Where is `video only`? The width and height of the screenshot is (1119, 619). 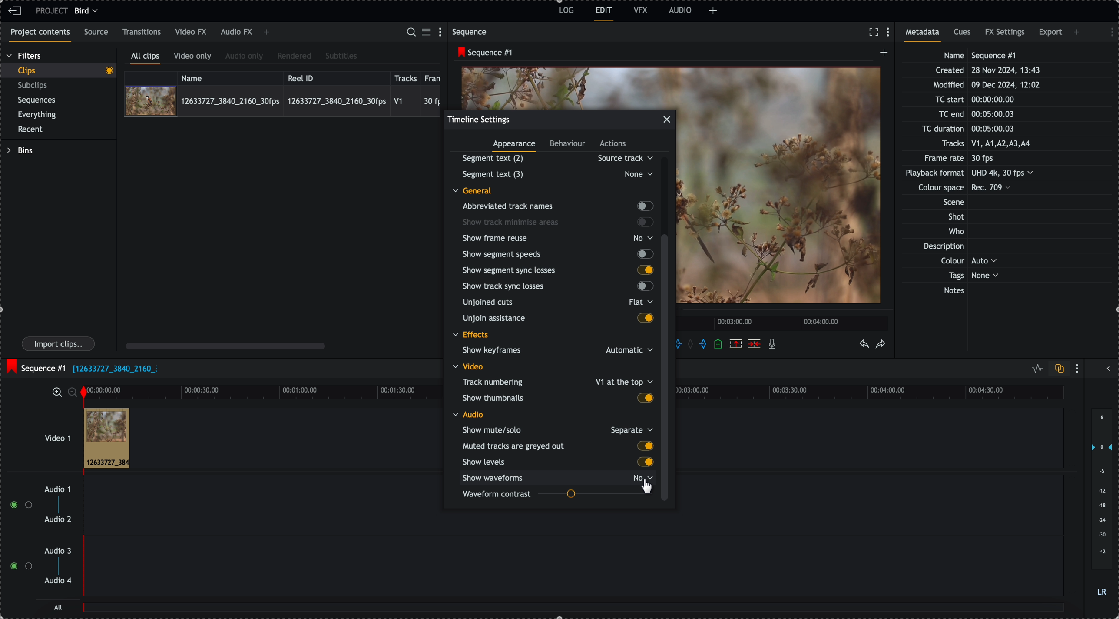
video only is located at coordinates (195, 57).